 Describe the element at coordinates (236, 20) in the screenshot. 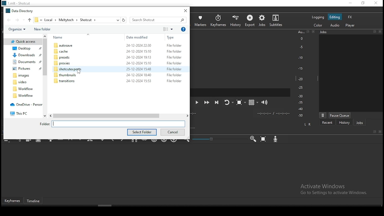

I see `history` at that location.